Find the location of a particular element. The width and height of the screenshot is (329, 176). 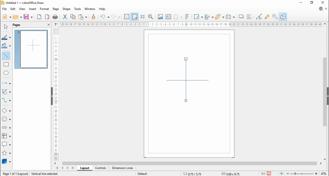

fill color is located at coordinates (6, 46).